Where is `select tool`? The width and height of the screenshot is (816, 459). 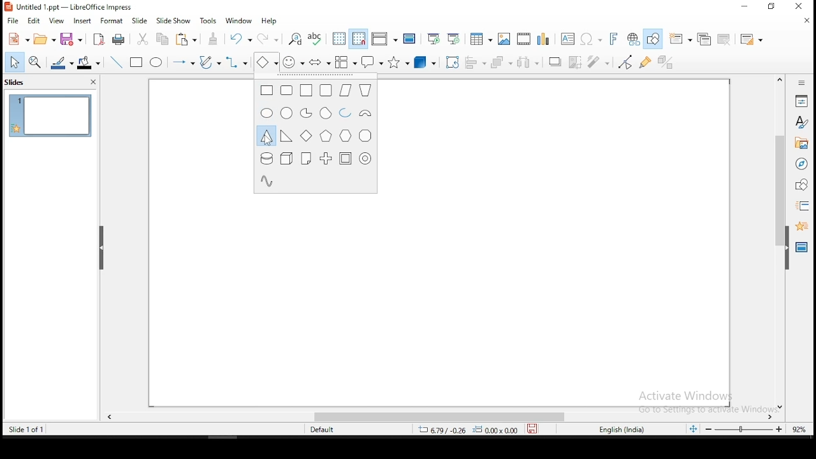
select tool is located at coordinates (14, 62).